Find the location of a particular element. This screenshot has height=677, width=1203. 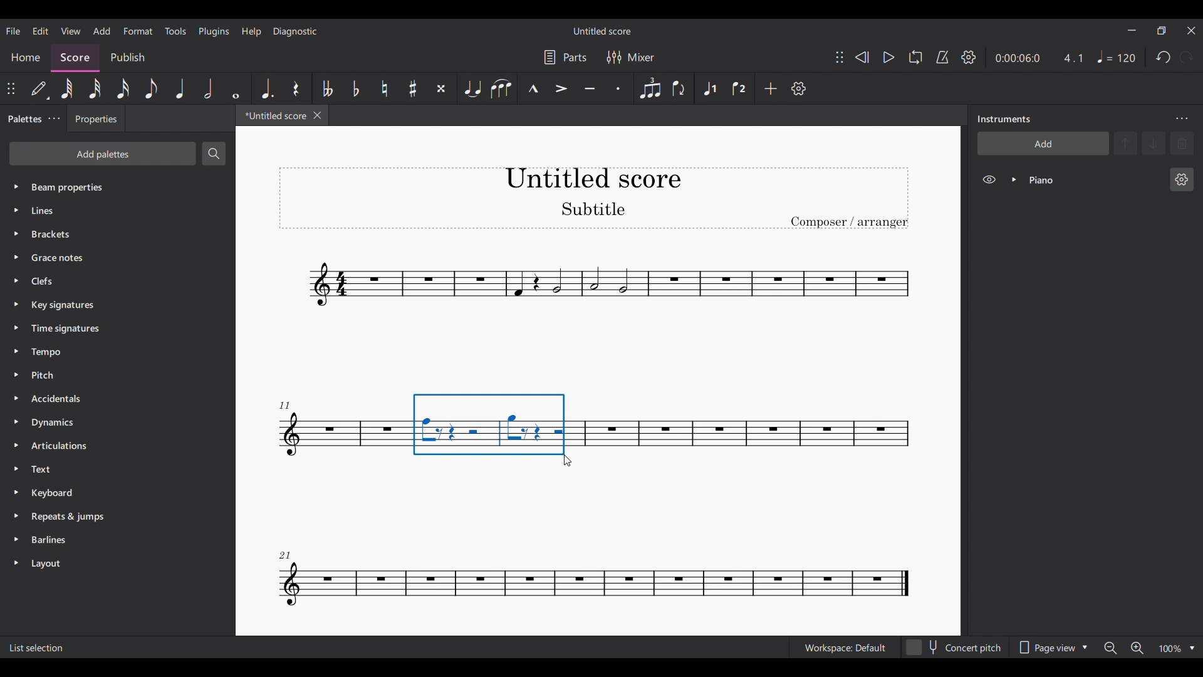

Time signatures is located at coordinates (113, 328).